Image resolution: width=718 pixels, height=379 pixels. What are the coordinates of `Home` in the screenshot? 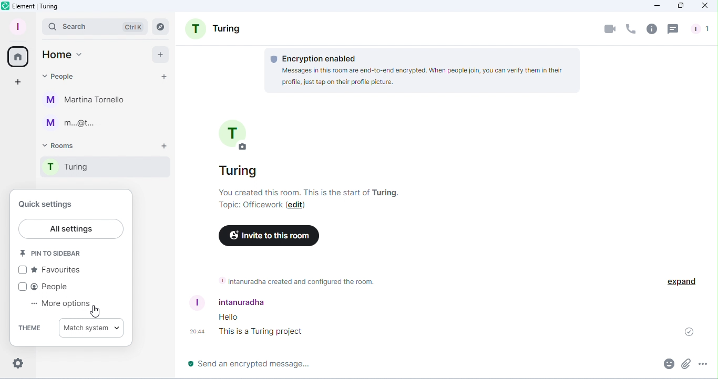 It's located at (62, 56).